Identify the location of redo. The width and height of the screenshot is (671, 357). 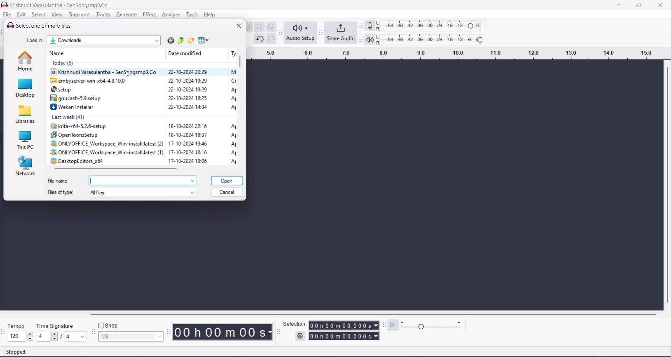
(271, 39).